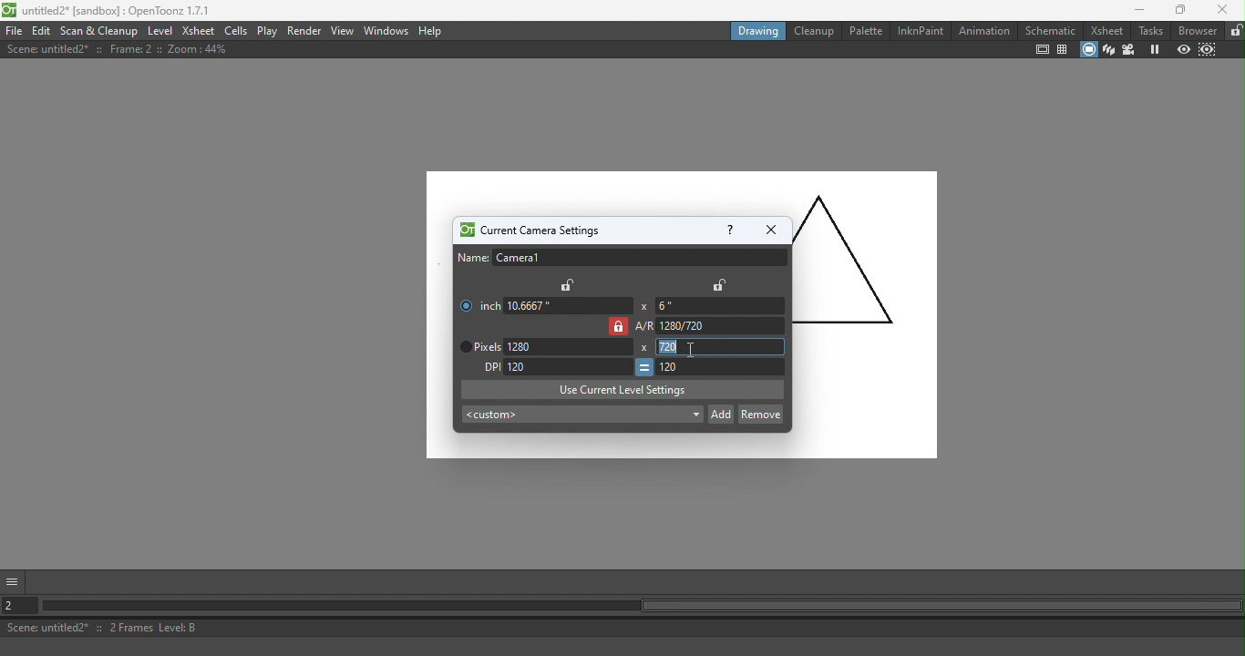 The height and width of the screenshot is (656, 1245). I want to click on Camera stand view, so click(1087, 50).